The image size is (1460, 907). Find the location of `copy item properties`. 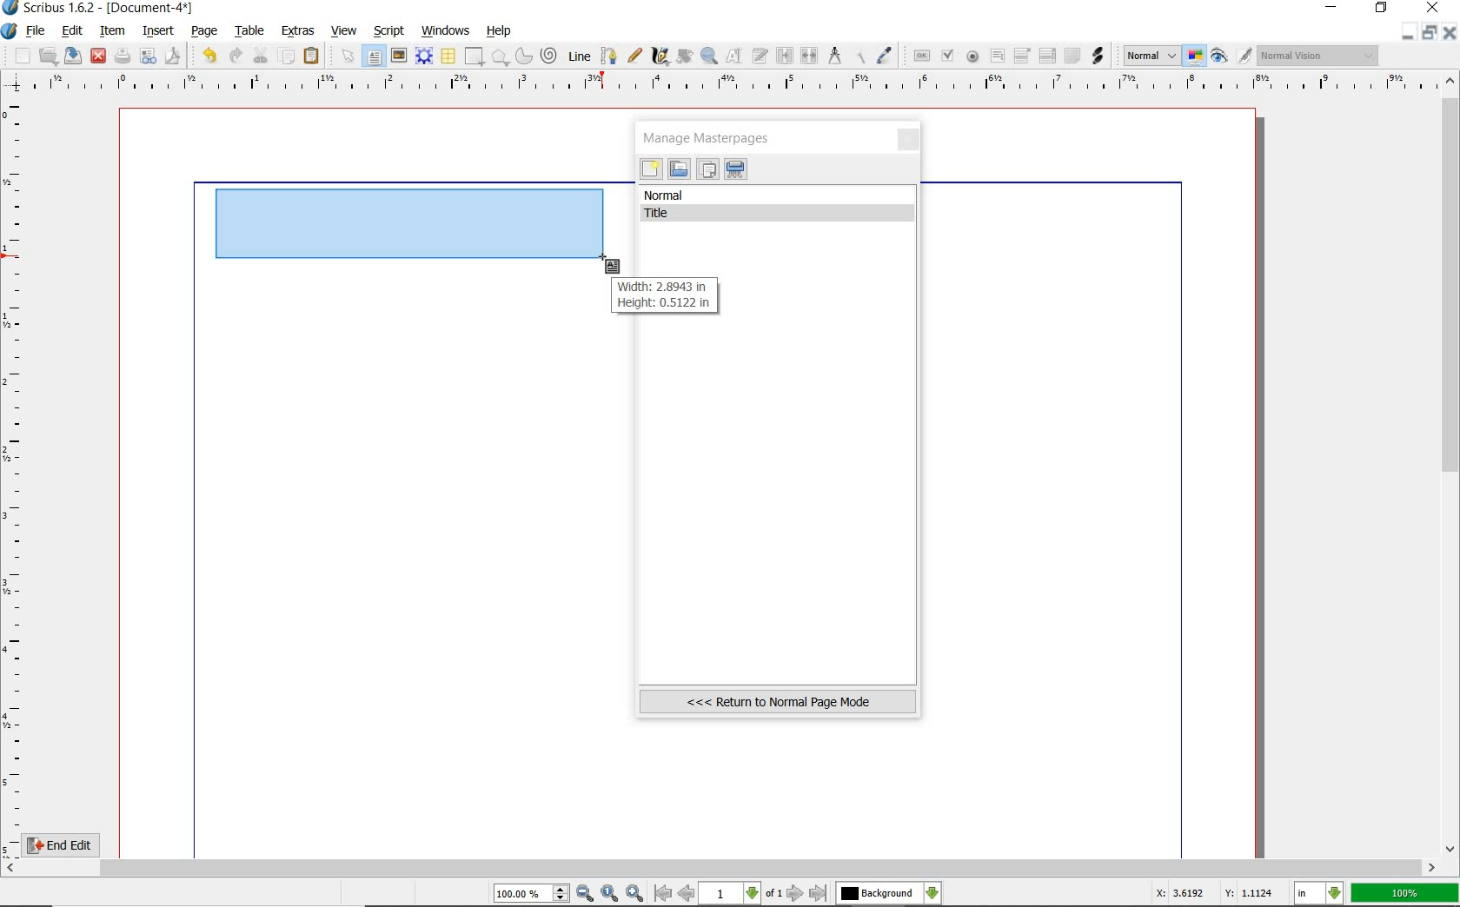

copy item properties is located at coordinates (861, 55).